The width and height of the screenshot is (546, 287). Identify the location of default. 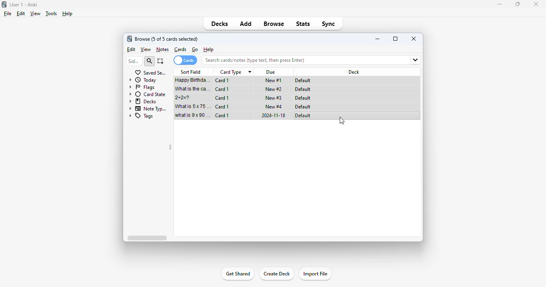
(304, 81).